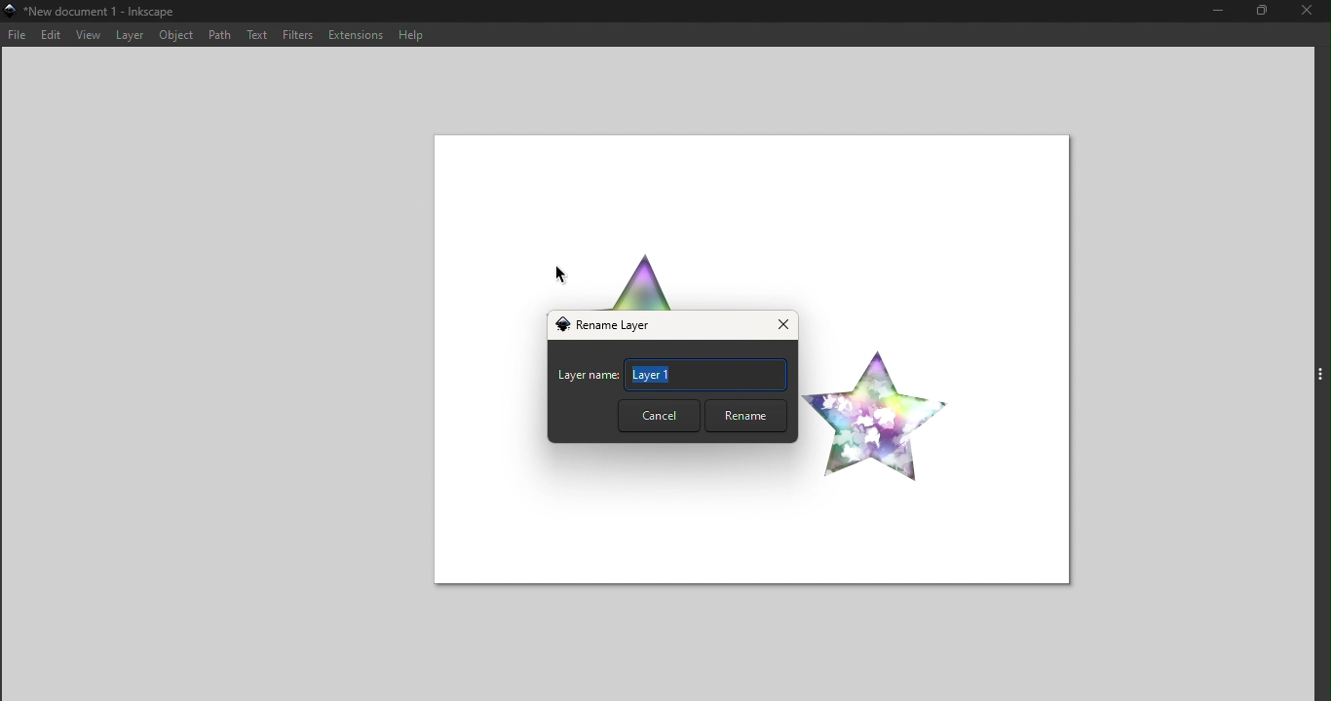 The height and width of the screenshot is (701, 1331). I want to click on Cancel, so click(658, 416).